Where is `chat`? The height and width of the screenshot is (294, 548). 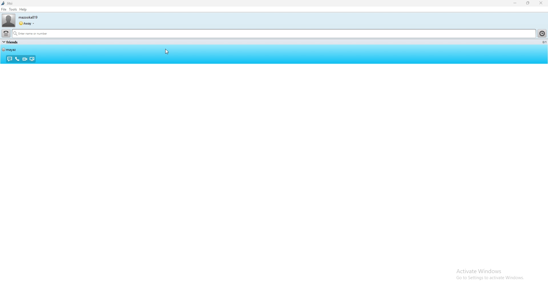
chat is located at coordinates (10, 59).